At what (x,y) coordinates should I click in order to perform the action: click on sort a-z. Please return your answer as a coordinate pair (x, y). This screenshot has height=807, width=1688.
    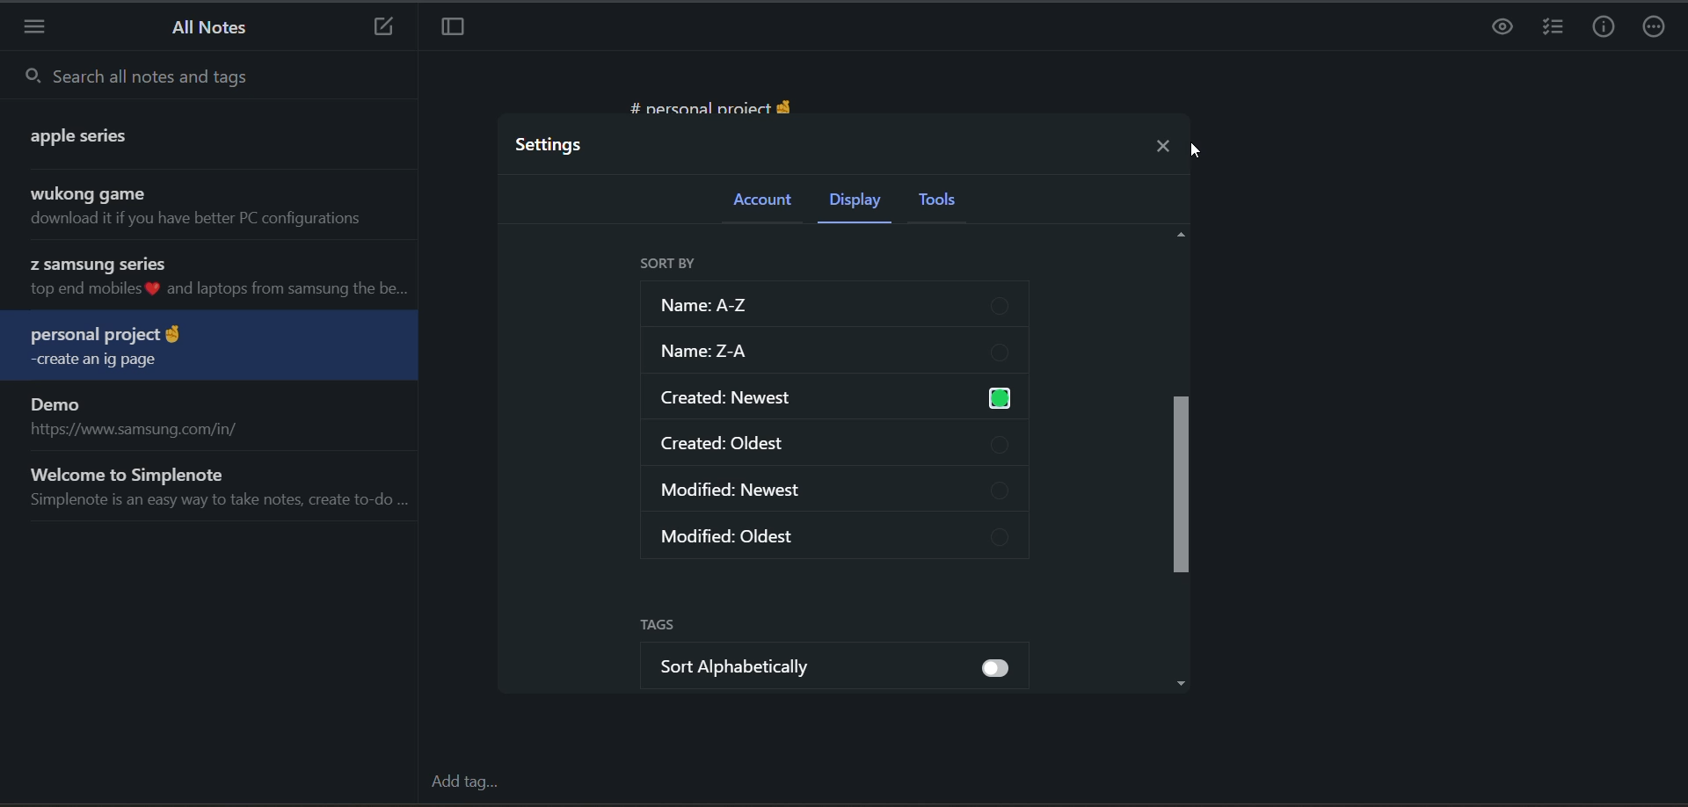
    Looking at the image, I should click on (845, 307).